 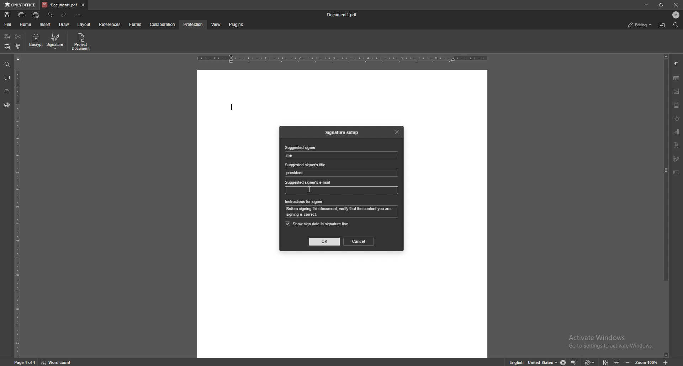 I want to click on status, so click(x=640, y=25).